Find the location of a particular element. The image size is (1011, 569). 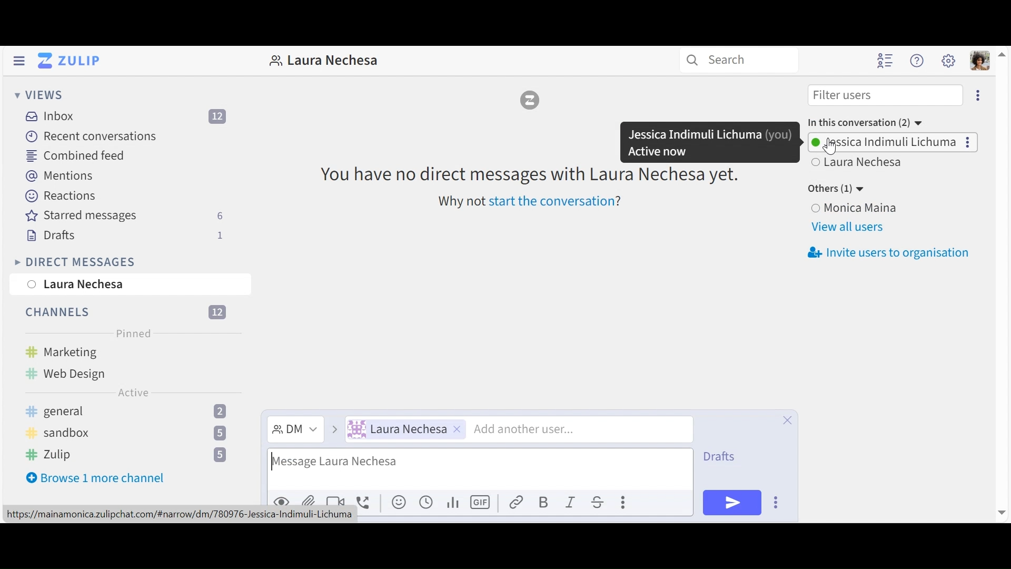

sandbox is located at coordinates (130, 432).